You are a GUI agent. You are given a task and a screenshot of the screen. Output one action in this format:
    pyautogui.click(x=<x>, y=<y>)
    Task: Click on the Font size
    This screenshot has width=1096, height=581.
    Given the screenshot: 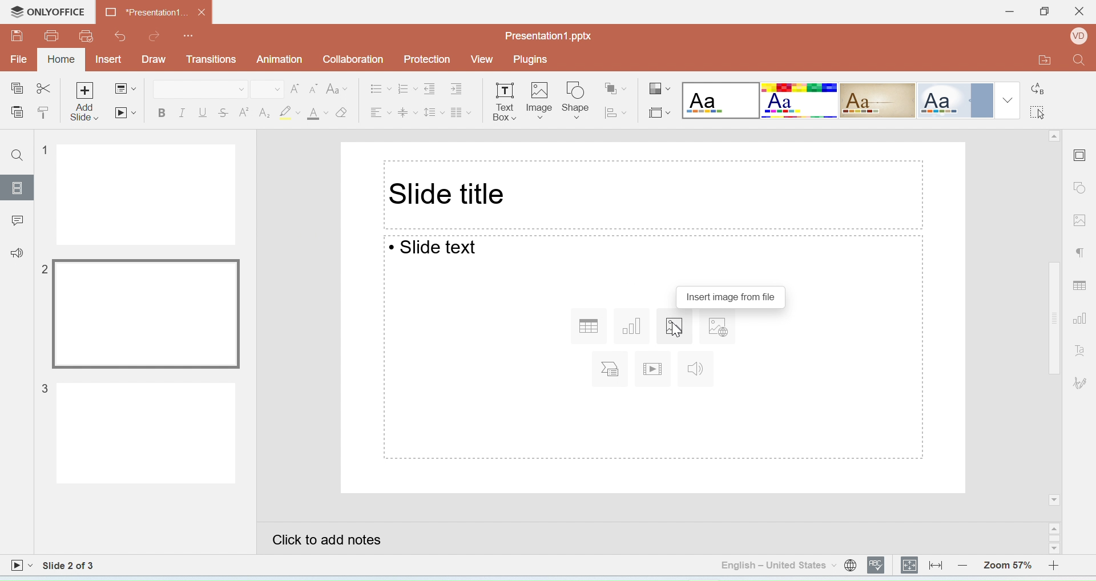 What is the action you would take?
    pyautogui.click(x=267, y=90)
    